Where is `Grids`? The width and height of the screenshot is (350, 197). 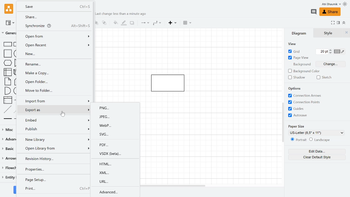
Grids is located at coordinates (308, 109).